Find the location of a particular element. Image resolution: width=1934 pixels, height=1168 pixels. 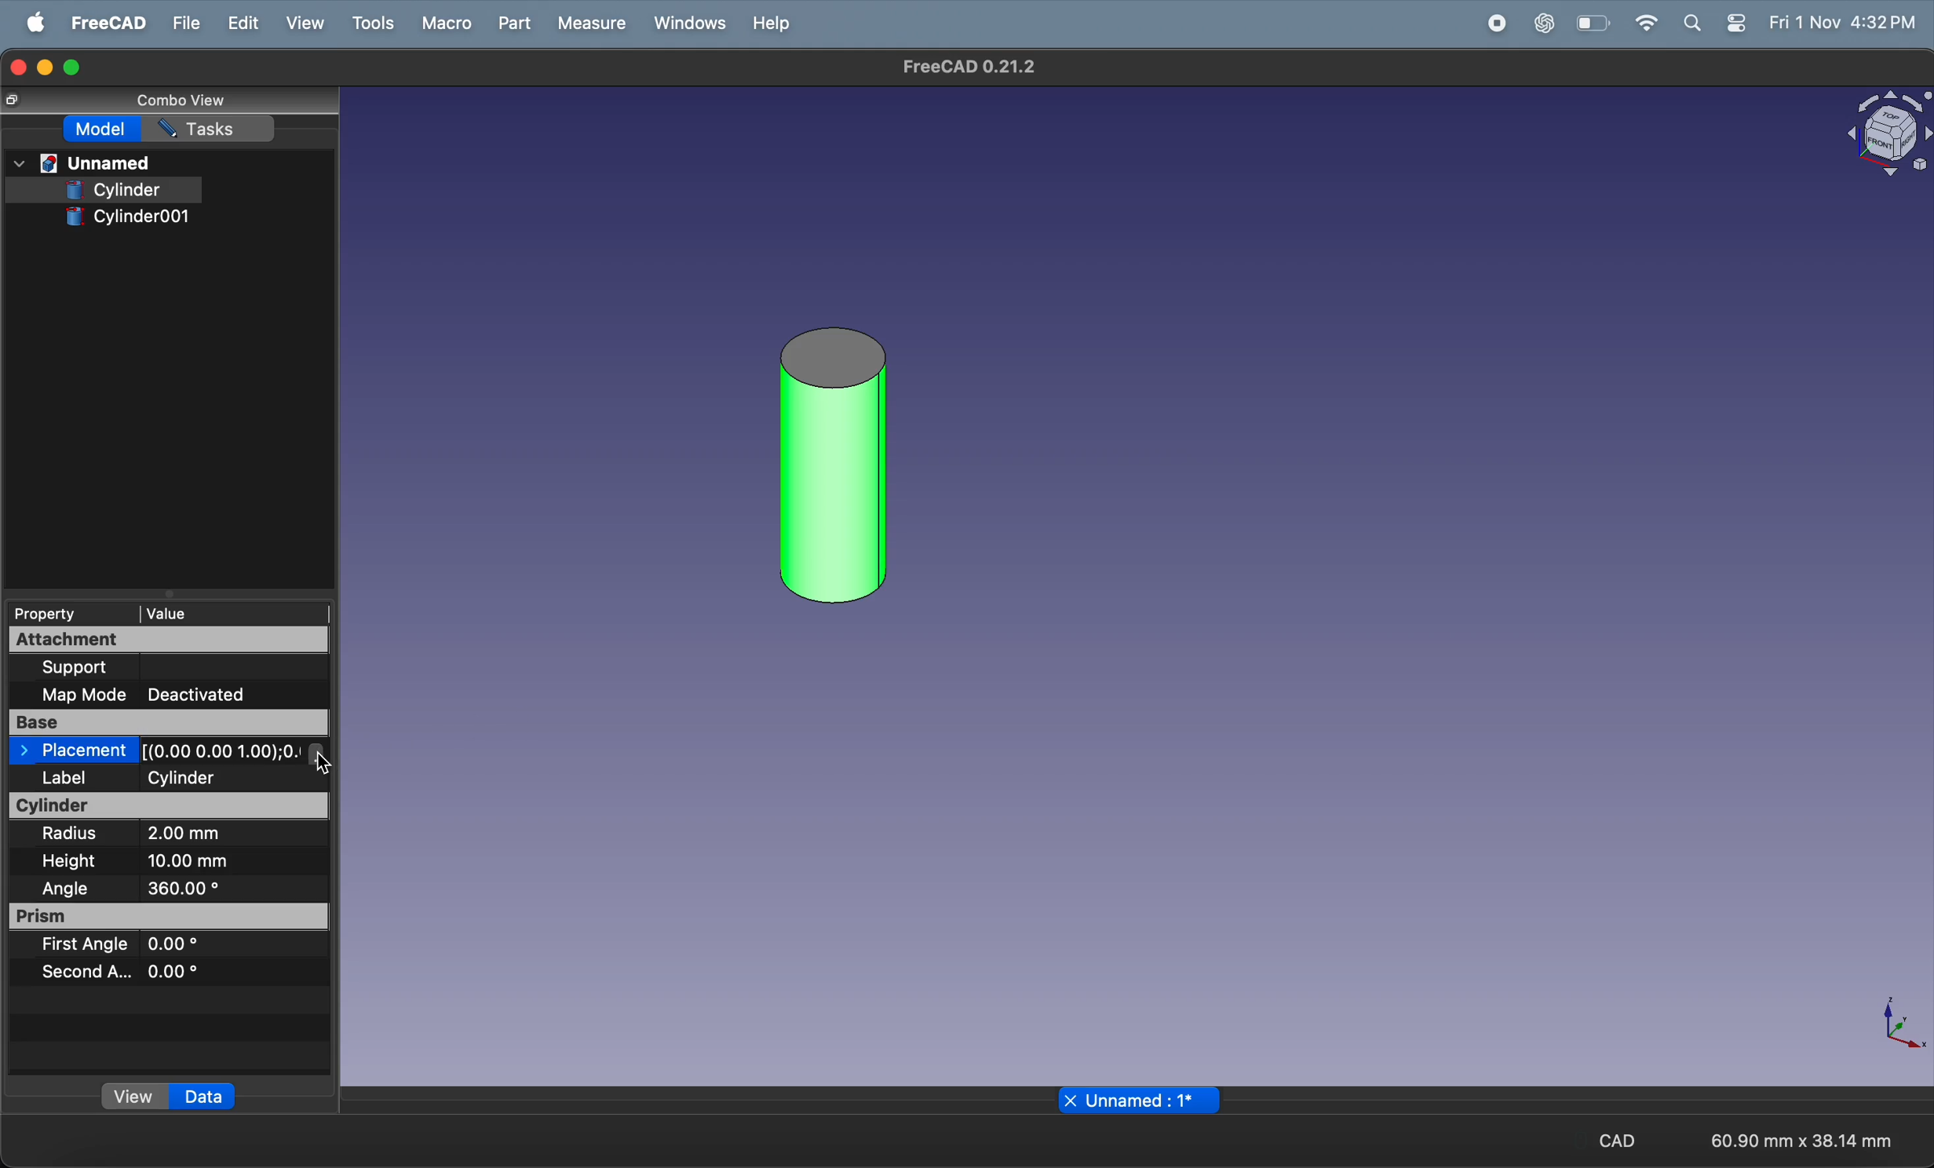

file is located at coordinates (182, 24).